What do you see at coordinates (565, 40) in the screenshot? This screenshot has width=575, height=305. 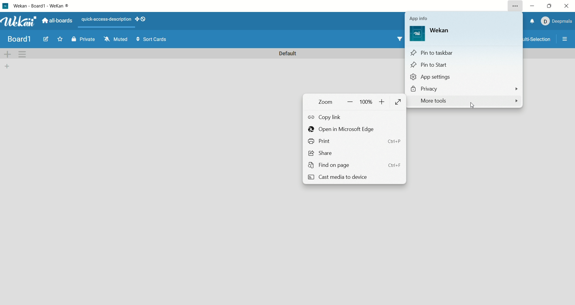 I see `more options` at bounding box center [565, 40].